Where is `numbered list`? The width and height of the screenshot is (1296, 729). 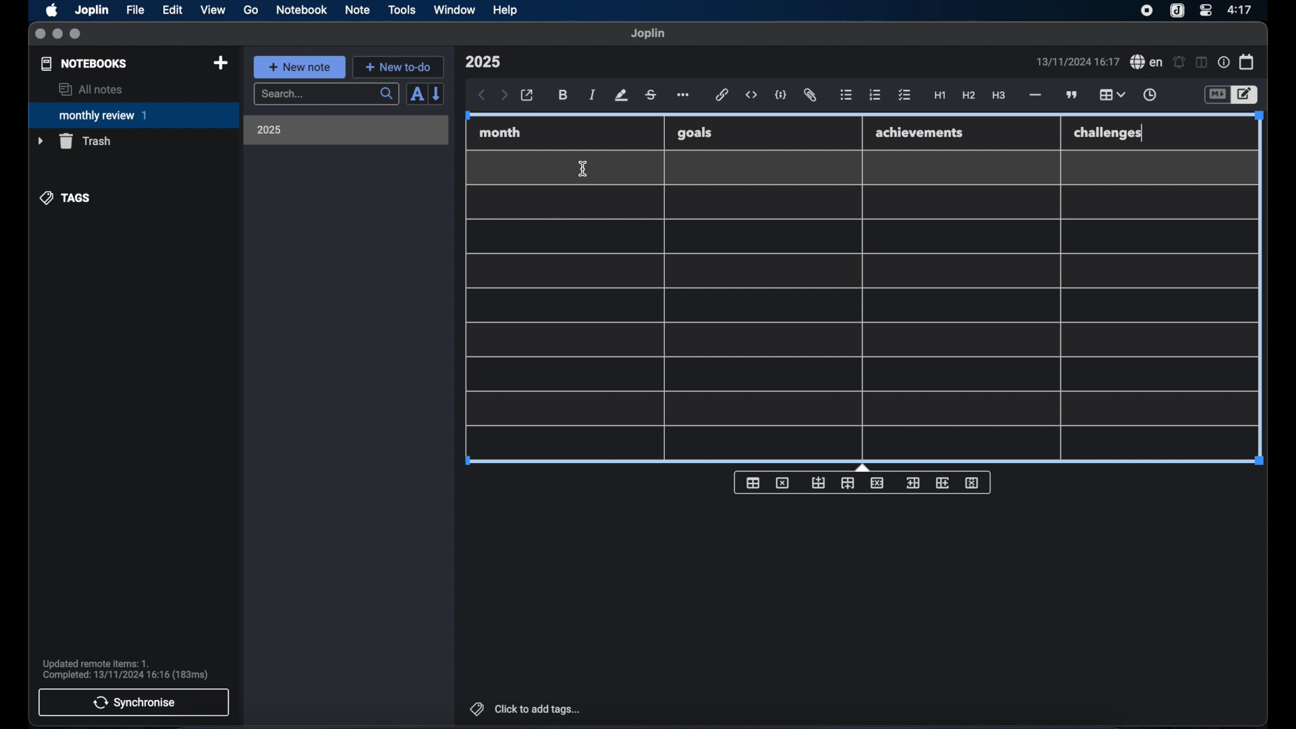
numbered list is located at coordinates (875, 94).